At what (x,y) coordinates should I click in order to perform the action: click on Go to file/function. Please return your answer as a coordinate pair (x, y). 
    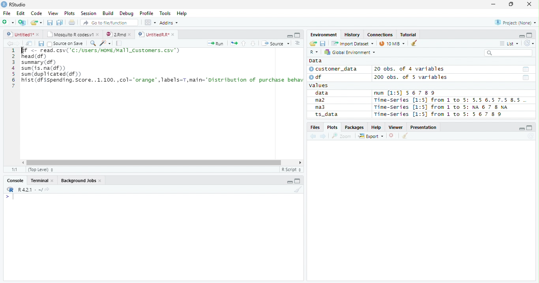
    Looking at the image, I should click on (108, 23).